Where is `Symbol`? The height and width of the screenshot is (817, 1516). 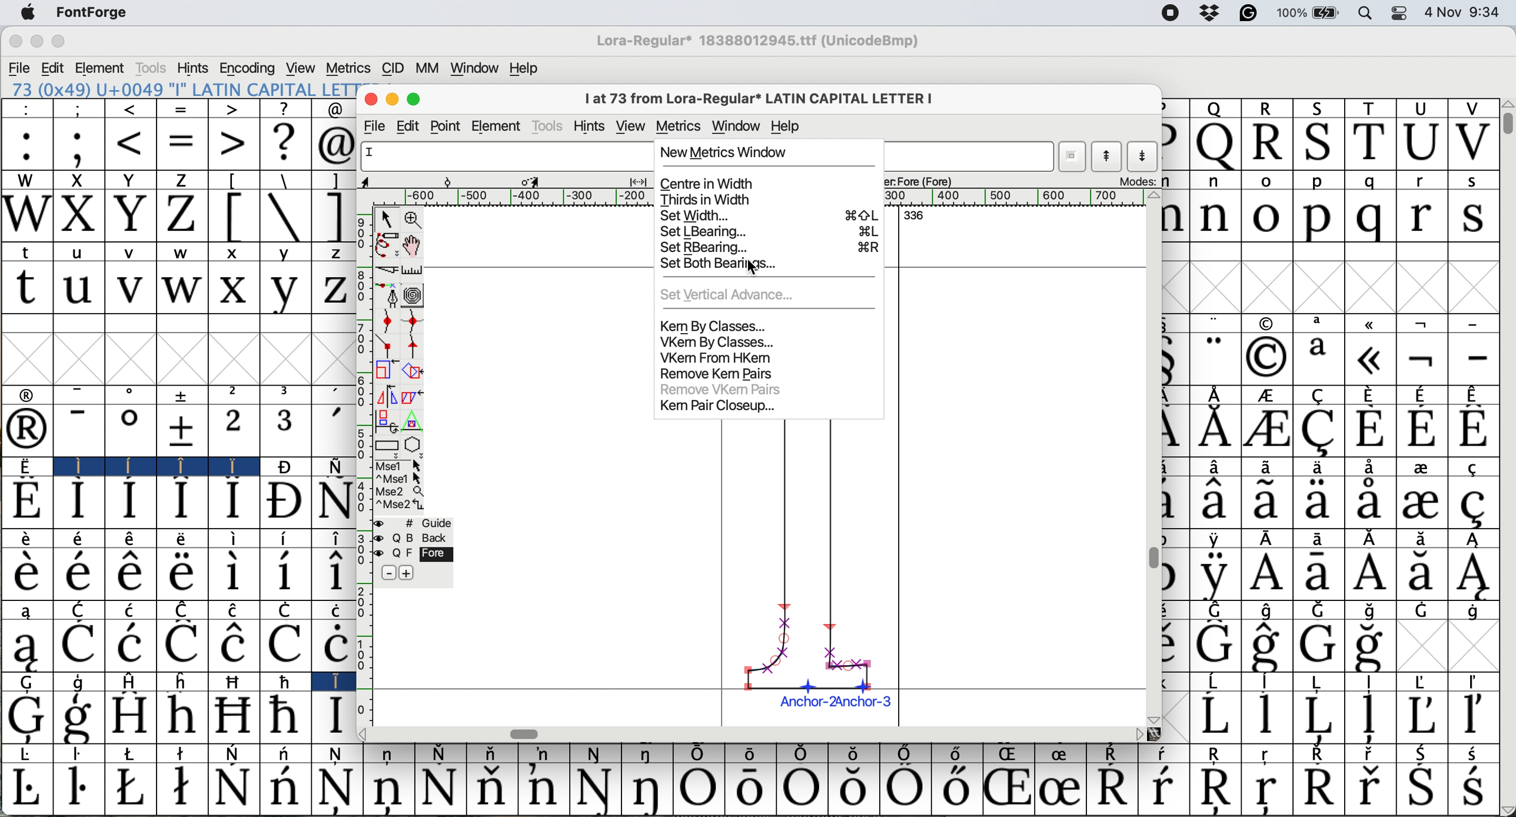
Symbol is located at coordinates (1317, 467).